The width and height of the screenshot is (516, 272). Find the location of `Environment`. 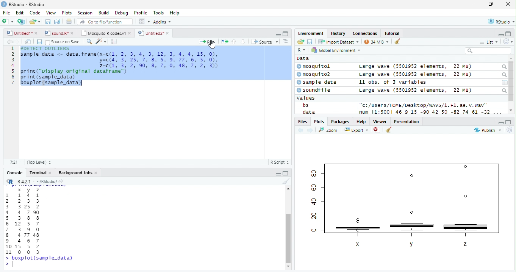

Environment is located at coordinates (311, 33).